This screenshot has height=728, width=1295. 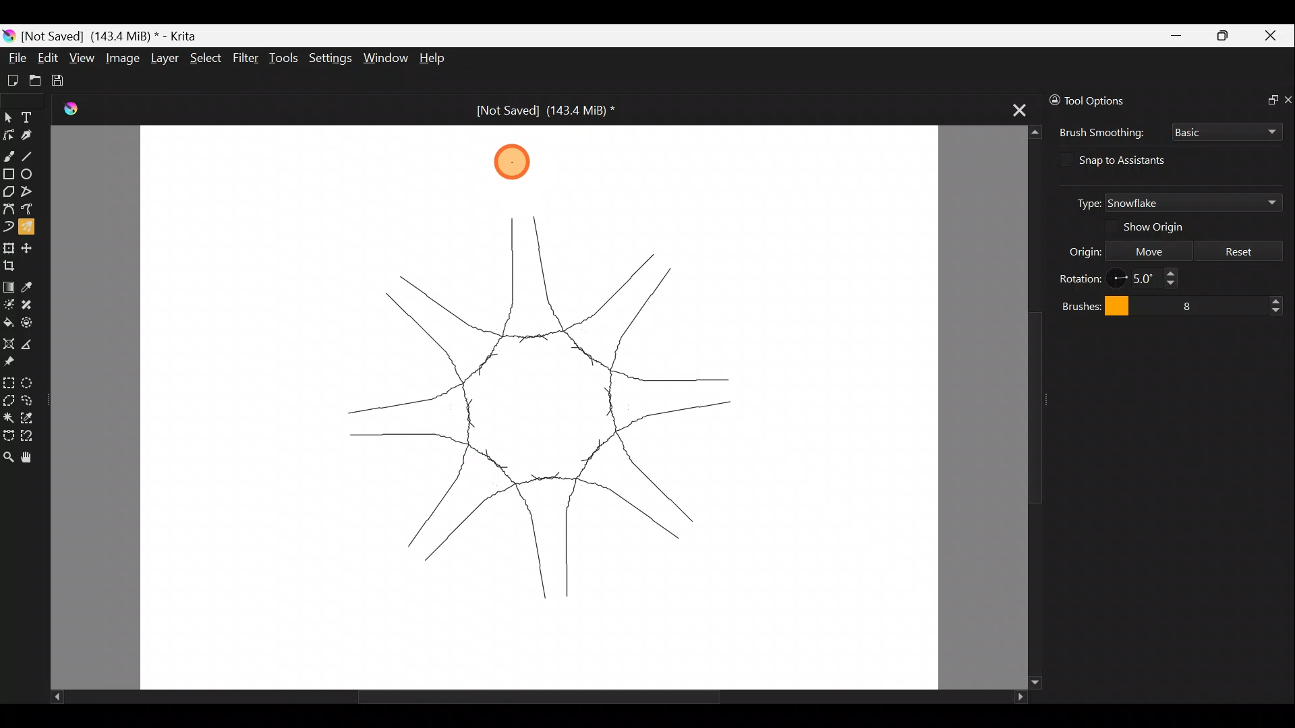 I want to click on Freehand selection tool, so click(x=29, y=400).